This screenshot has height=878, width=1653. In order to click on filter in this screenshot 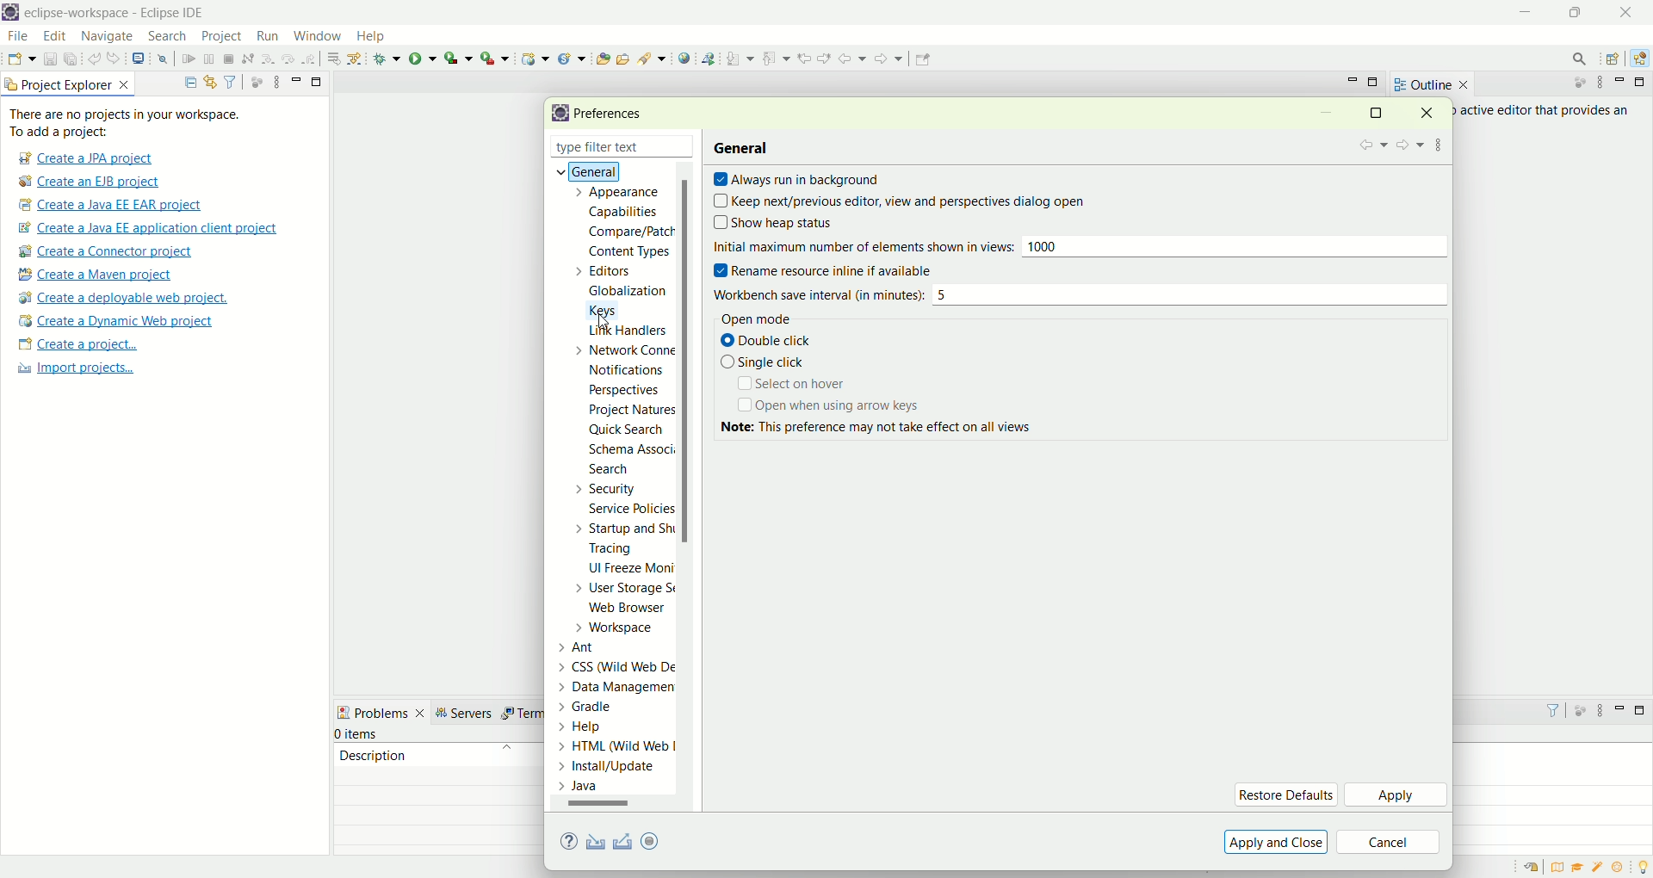, I will do `click(1545, 710)`.